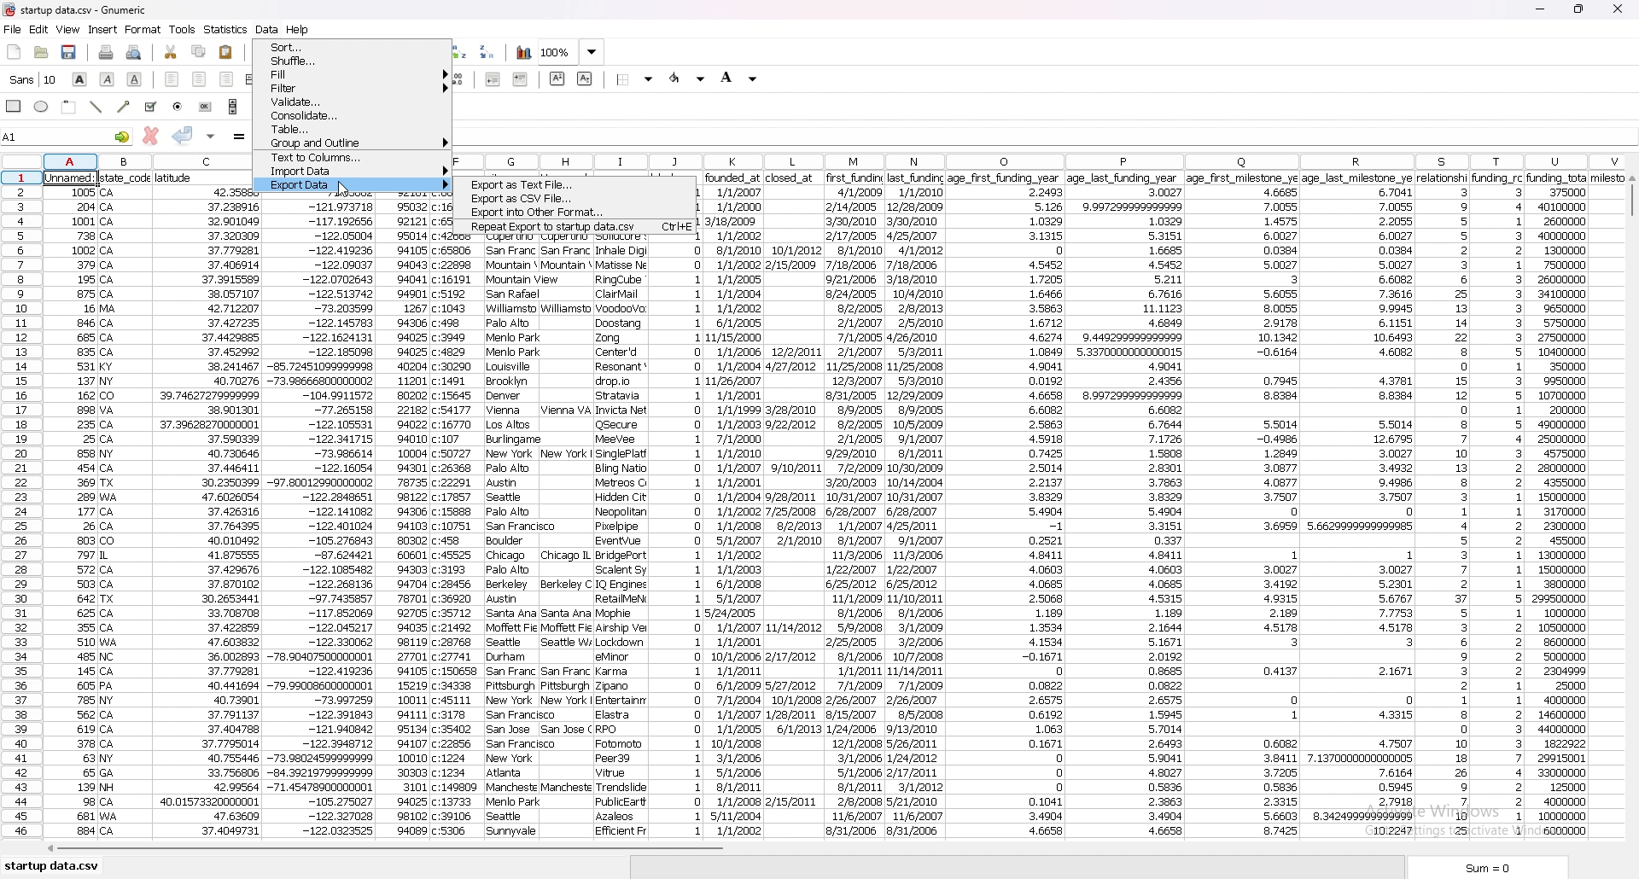 This screenshot has height=879, width=1639. I want to click on shuffle, so click(353, 61).